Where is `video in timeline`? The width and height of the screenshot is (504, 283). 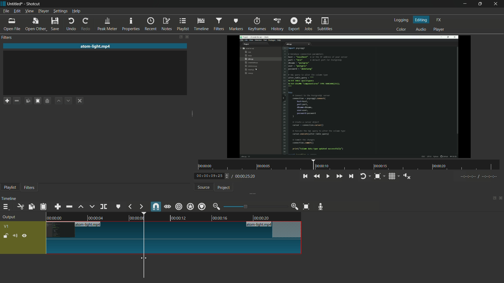 video in timeline is located at coordinates (175, 216).